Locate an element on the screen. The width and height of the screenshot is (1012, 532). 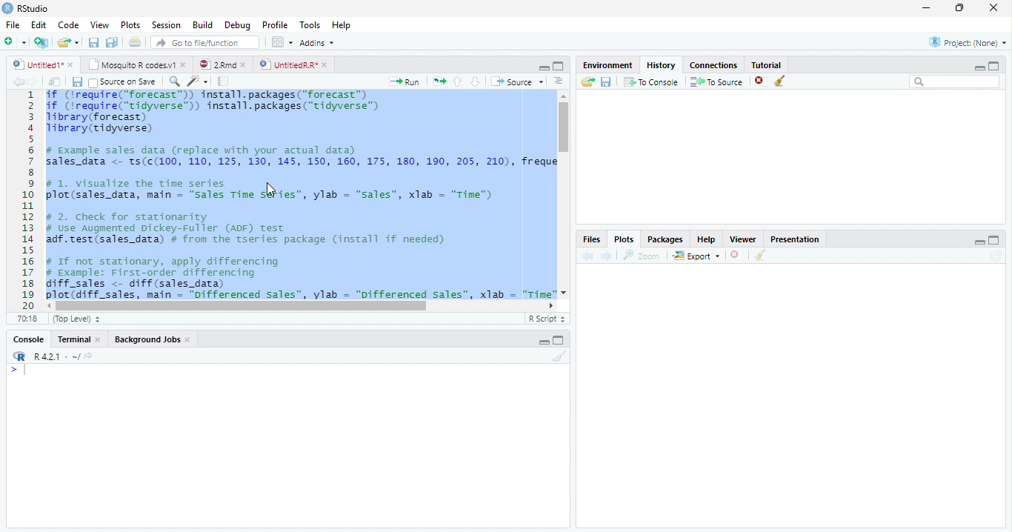
Re-run is located at coordinates (438, 82).